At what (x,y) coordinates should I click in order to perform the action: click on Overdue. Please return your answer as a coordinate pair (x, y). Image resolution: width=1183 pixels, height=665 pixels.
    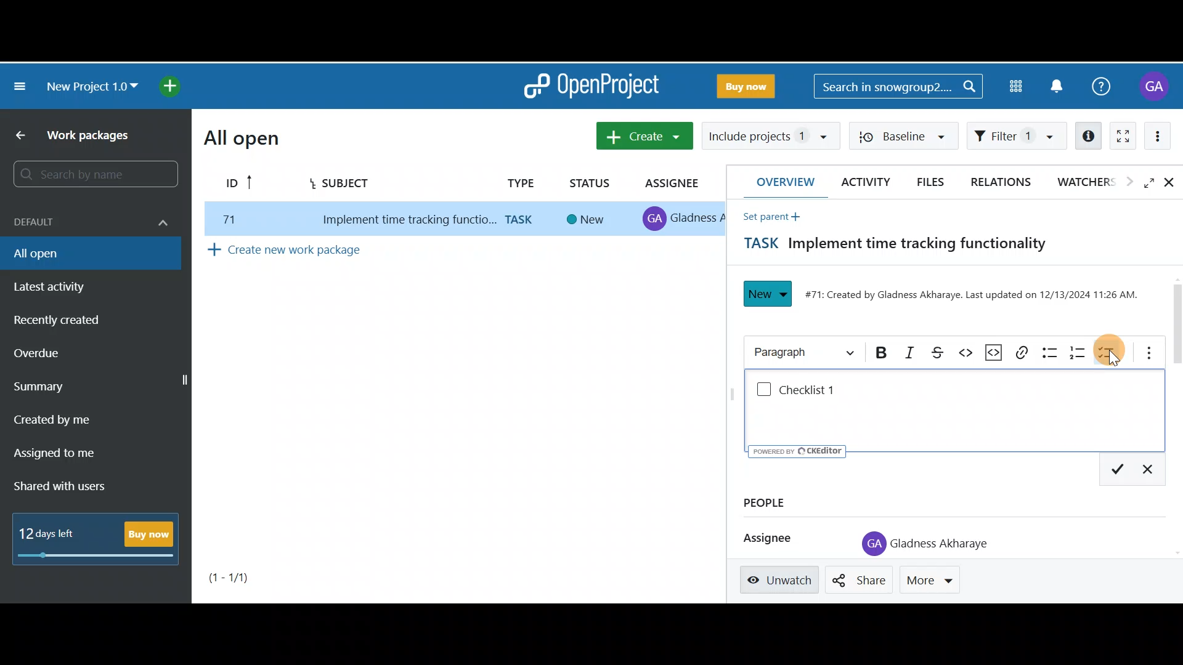
    Looking at the image, I should click on (52, 352).